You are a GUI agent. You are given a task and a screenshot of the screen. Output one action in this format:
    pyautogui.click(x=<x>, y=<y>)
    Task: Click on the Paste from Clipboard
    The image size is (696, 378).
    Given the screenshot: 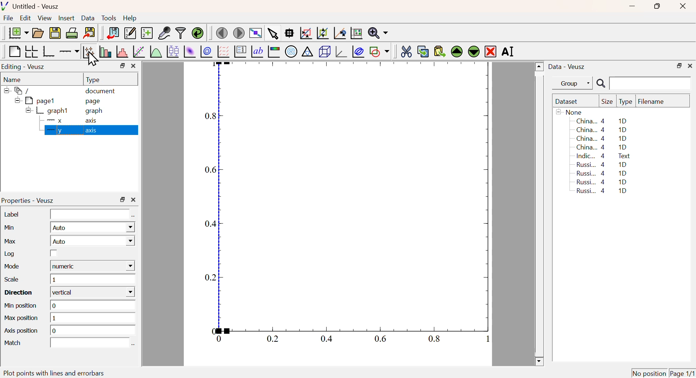 What is the action you would take?
    pyautogui.click(x=440, y=51)
    